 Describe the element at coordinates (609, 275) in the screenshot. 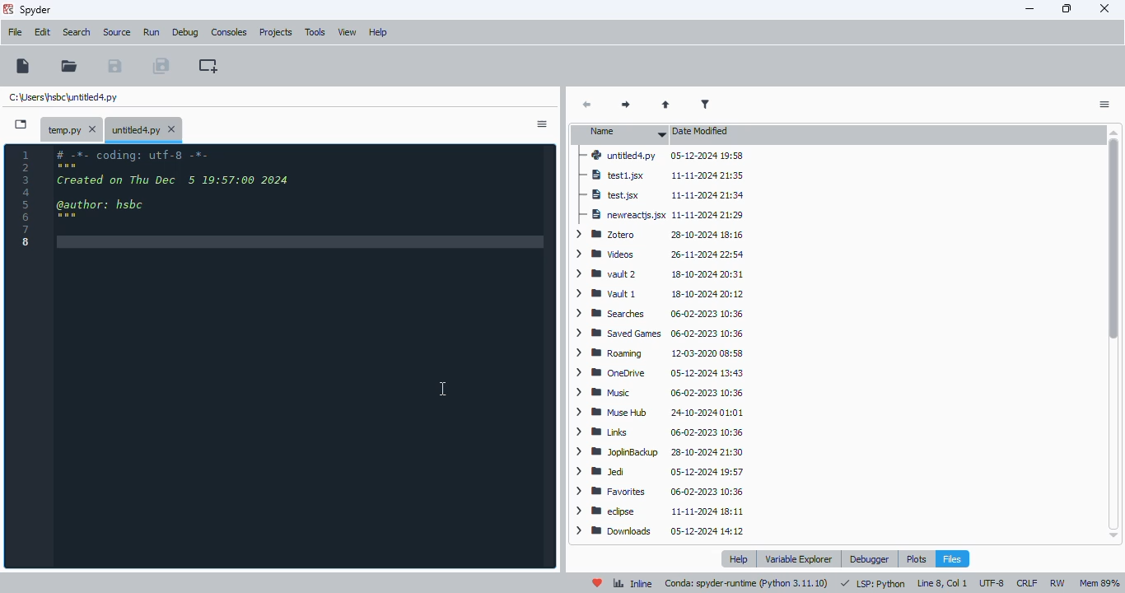

I see `vault 2 ` at that location.